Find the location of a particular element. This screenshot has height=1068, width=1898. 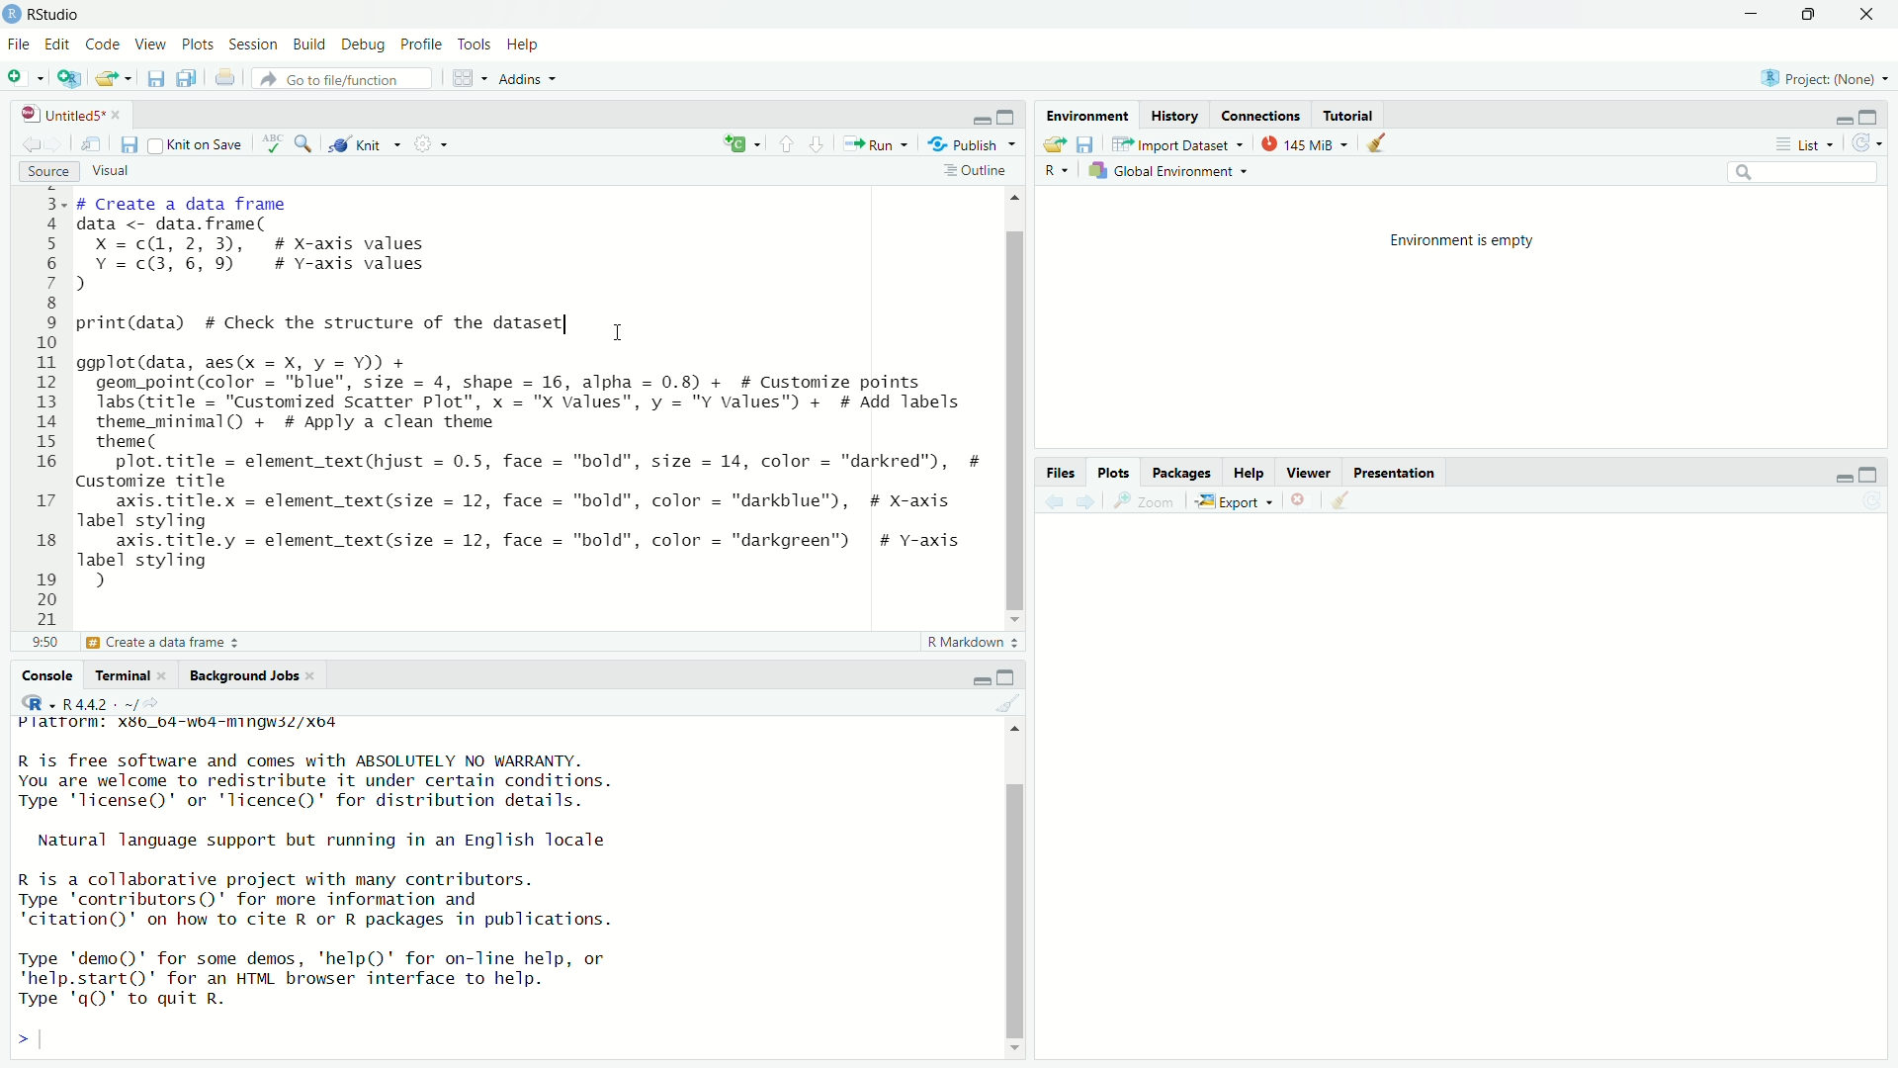

2:1:1 is located at coordinates (41, 643).